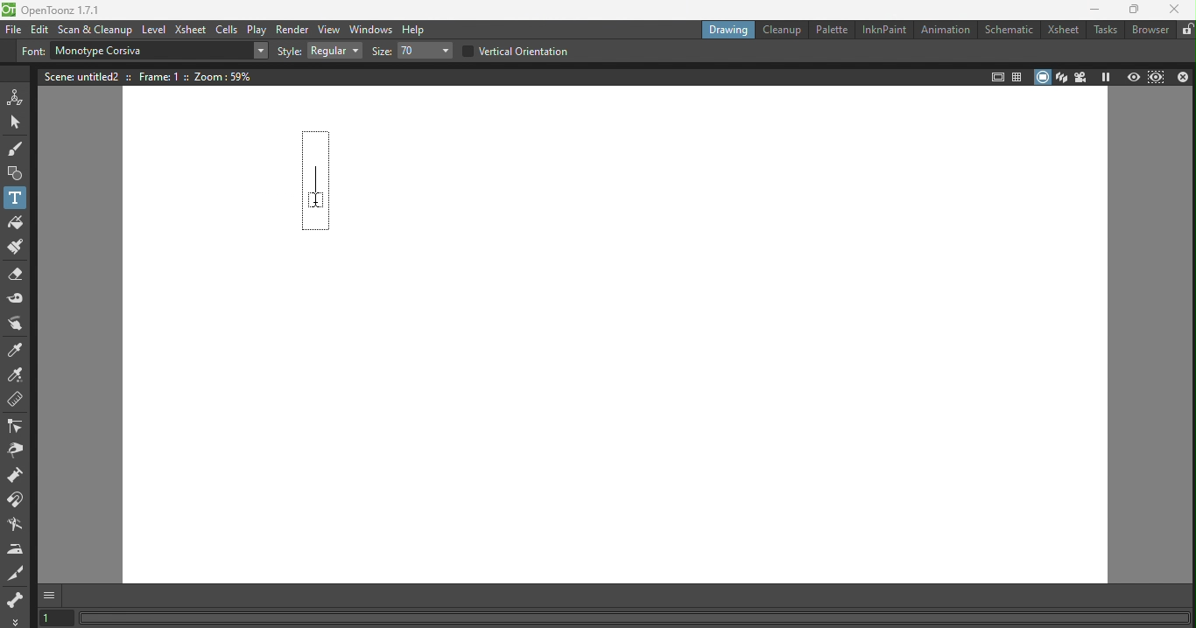 The height and width of the screenshot is (628, 1196). I want to click on Xsheet, so click(192, 30).